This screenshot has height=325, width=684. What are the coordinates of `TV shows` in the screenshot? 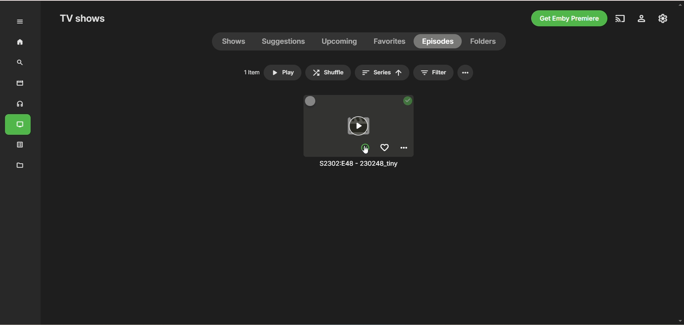 It's located at (21, 125).